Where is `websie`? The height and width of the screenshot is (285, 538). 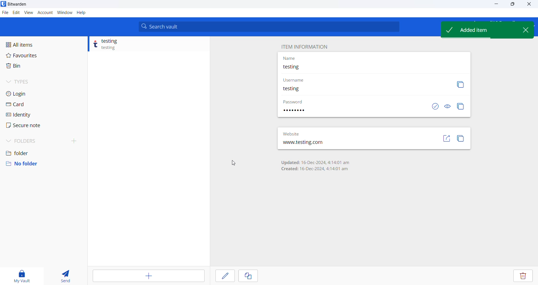
websie is located at coordinates (293, 133).